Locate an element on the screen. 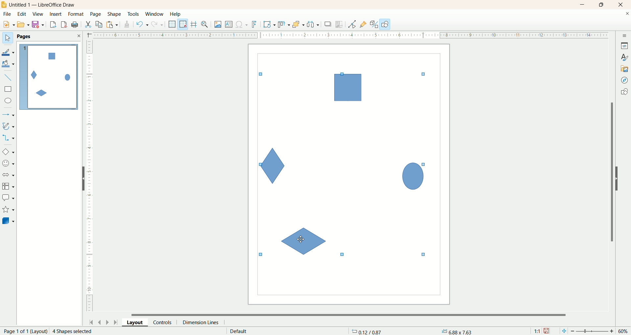  cursor is located at coordinates (301, 239).